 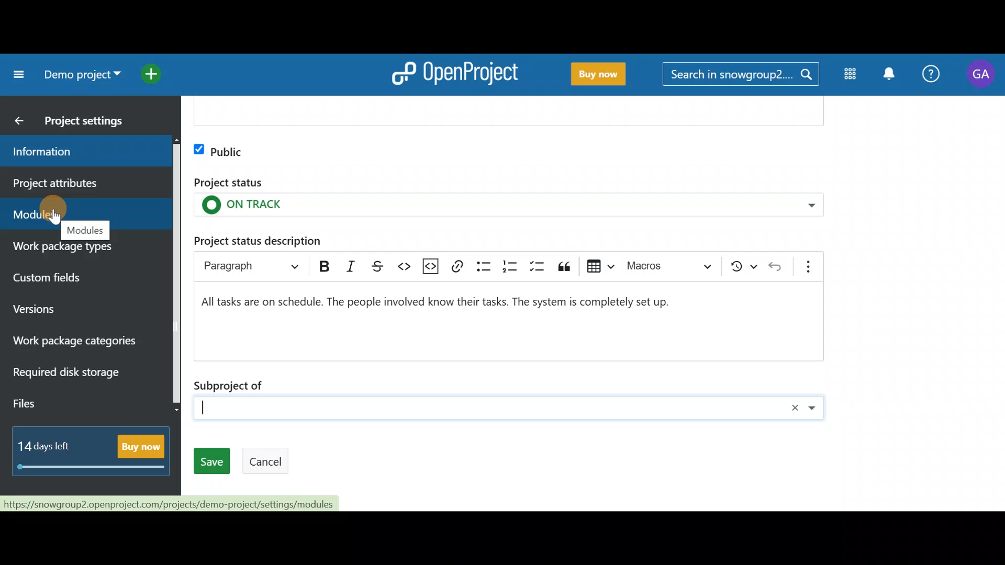 I want to click on Work package categories, so click(x=84, y=343).